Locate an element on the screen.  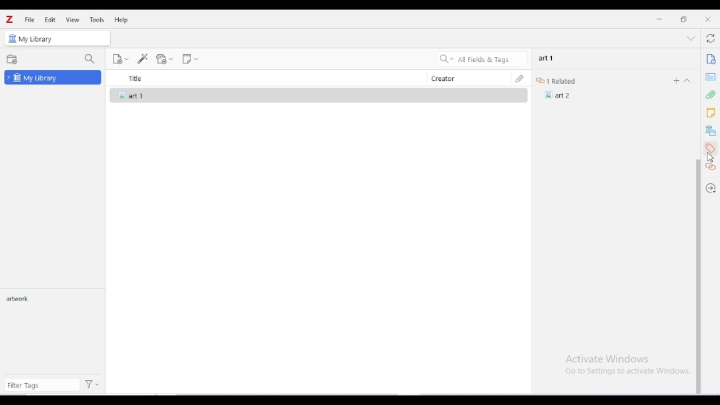
attachments is located at coordinates (520, 78).